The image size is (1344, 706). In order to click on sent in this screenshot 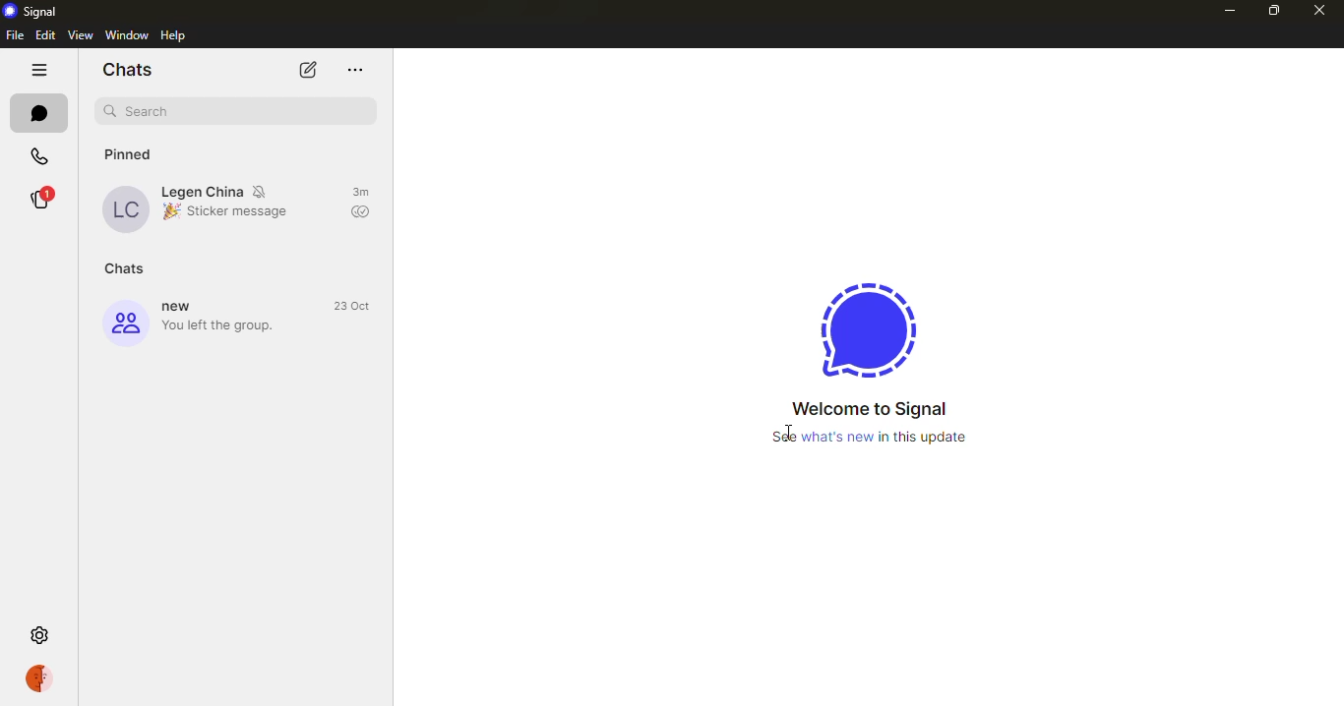, I will do `click(361, 213)`.